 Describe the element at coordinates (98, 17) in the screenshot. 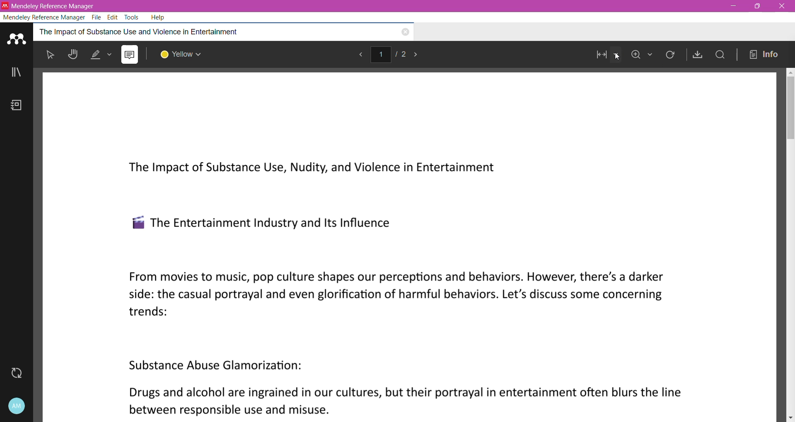

I see `File` at that location.